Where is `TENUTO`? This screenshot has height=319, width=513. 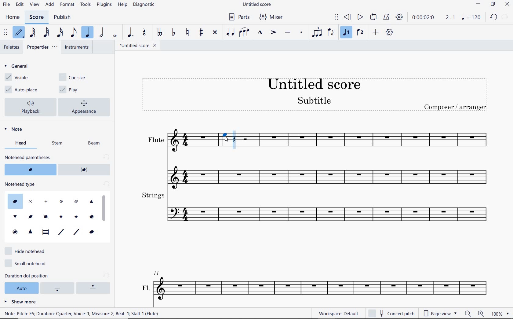
TENUTO is located at coordinates (288, 32).